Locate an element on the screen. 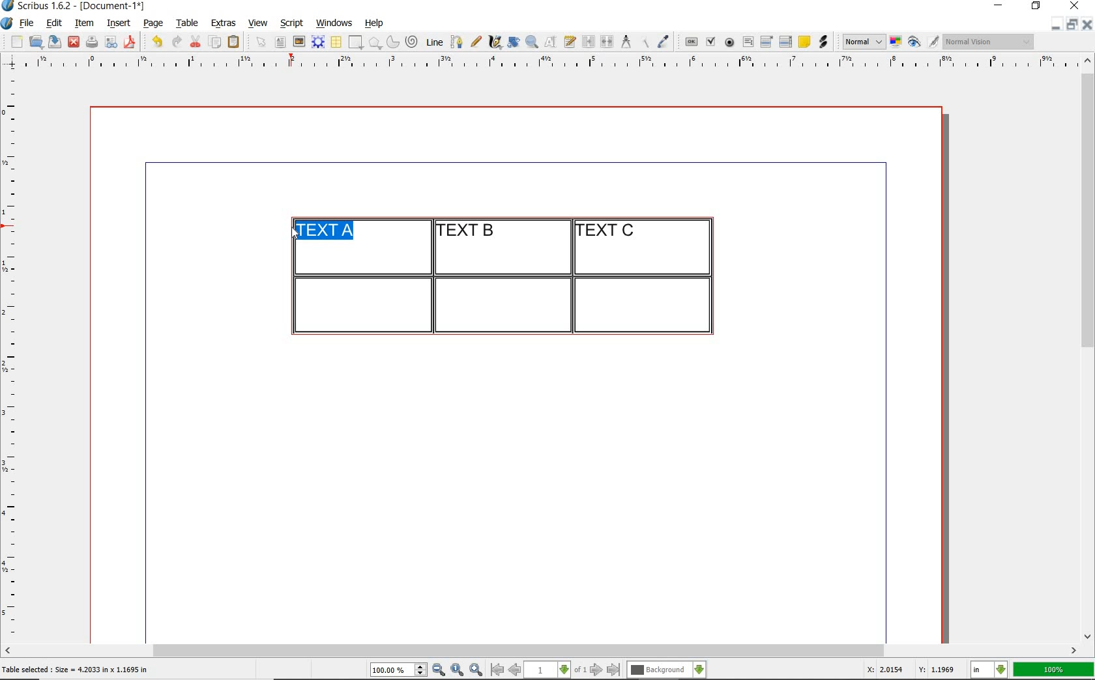  go to first page is located at coordinates (496, 670).